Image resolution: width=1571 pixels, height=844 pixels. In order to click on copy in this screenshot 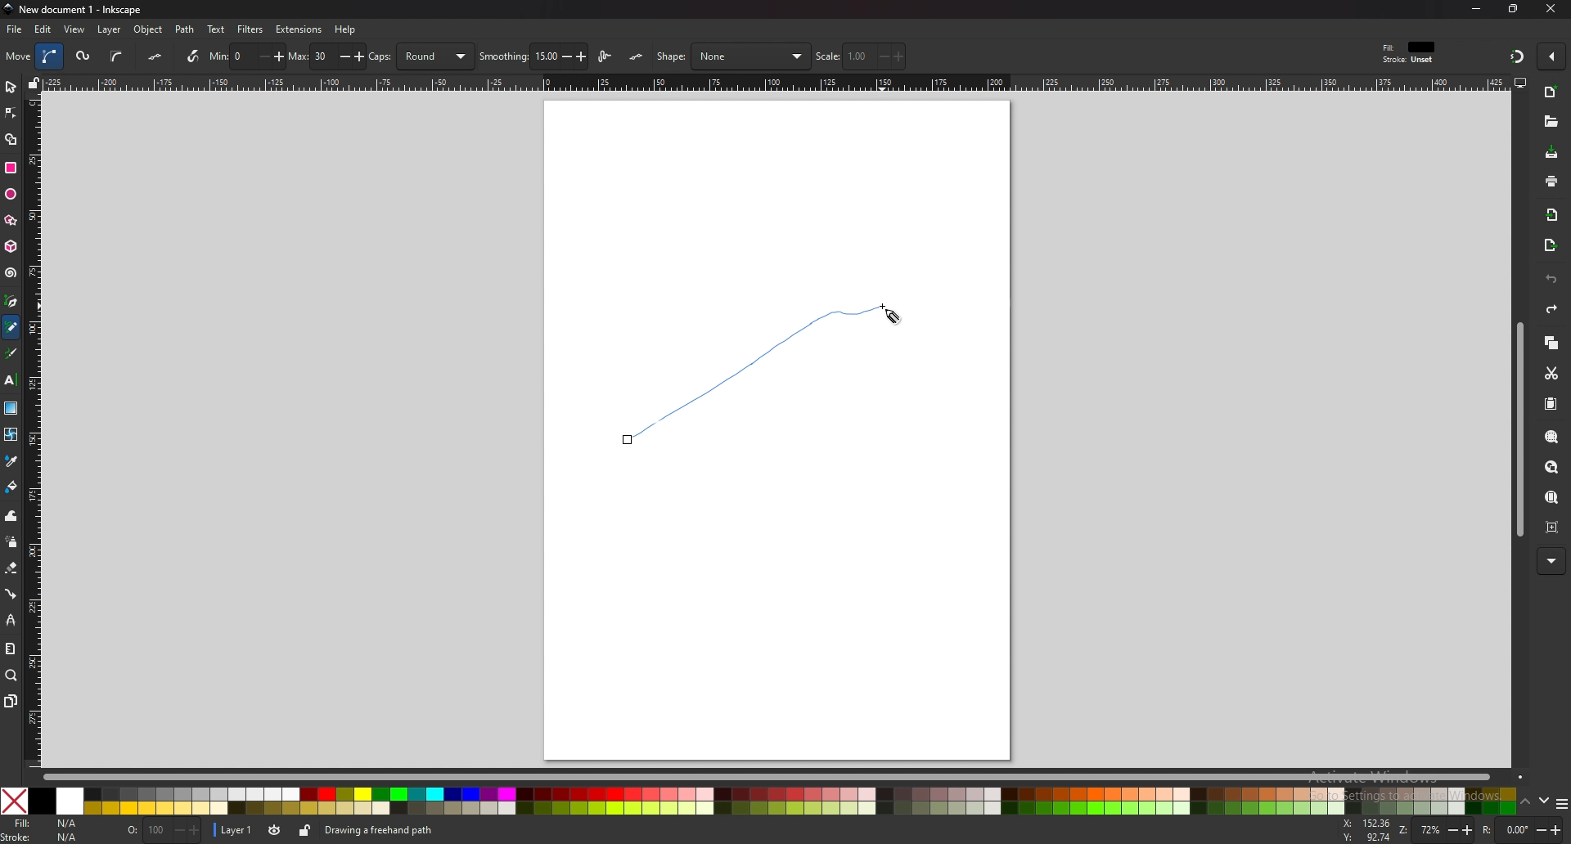, I will do `click(1551, 343)`.